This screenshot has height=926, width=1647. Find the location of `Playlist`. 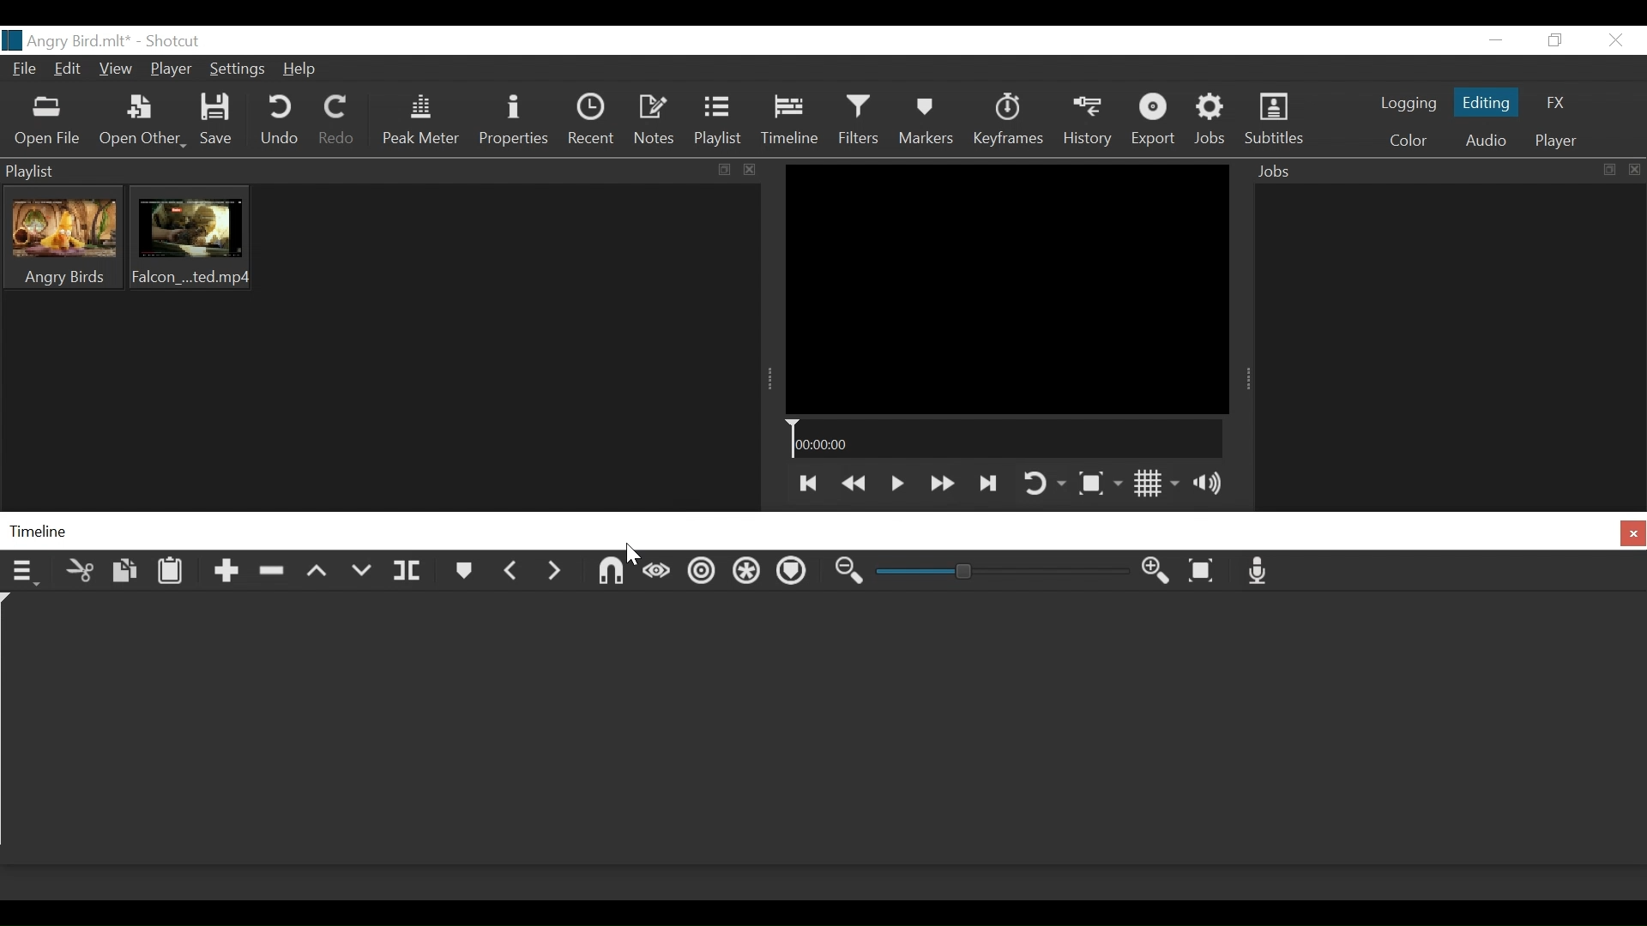

Playlist is located at coordinates (721, 123).